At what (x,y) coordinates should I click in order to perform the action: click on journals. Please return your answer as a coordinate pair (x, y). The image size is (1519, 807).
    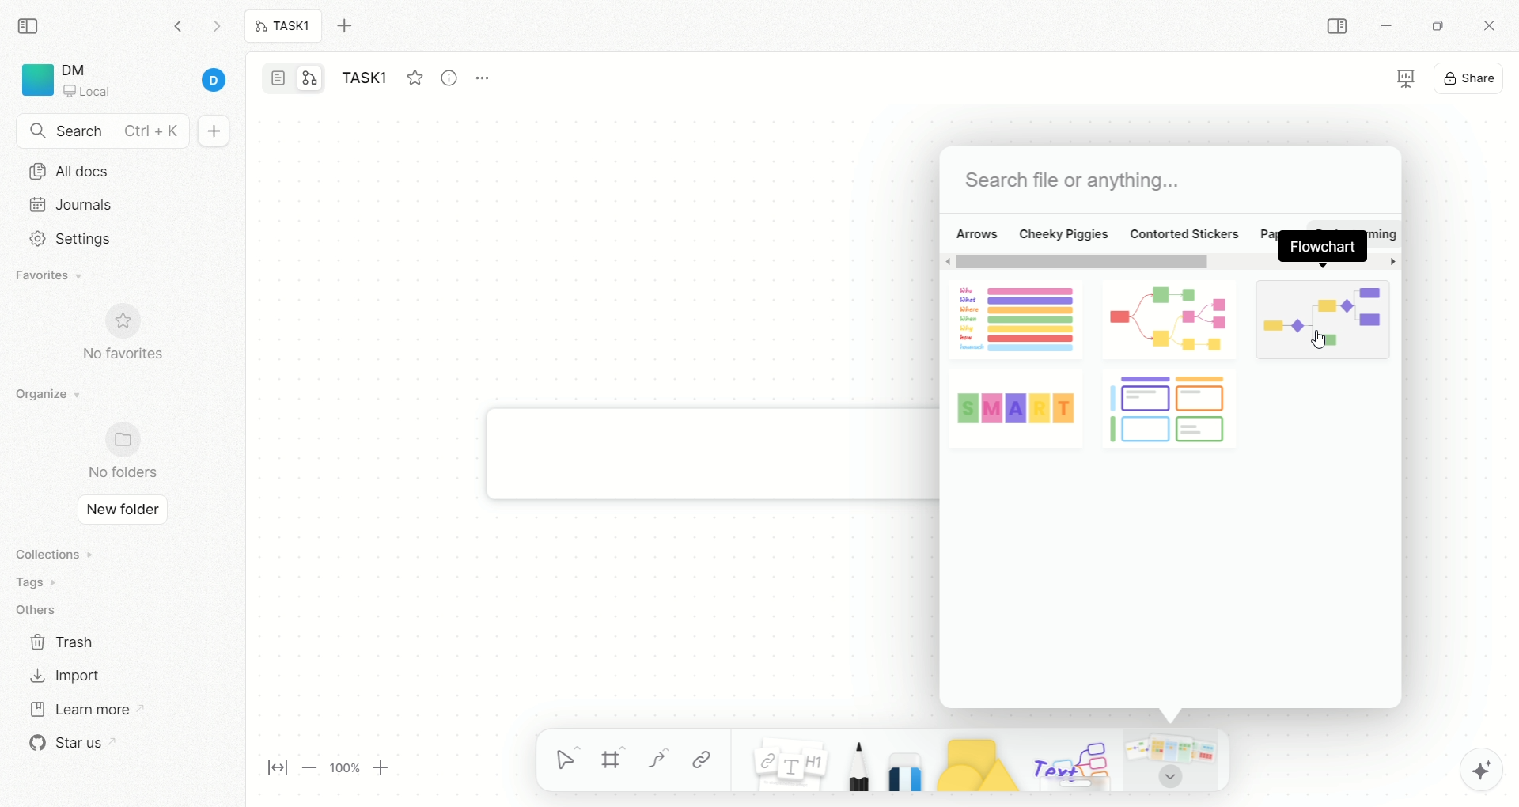
    Looking at the image, I should click on (74, 204).